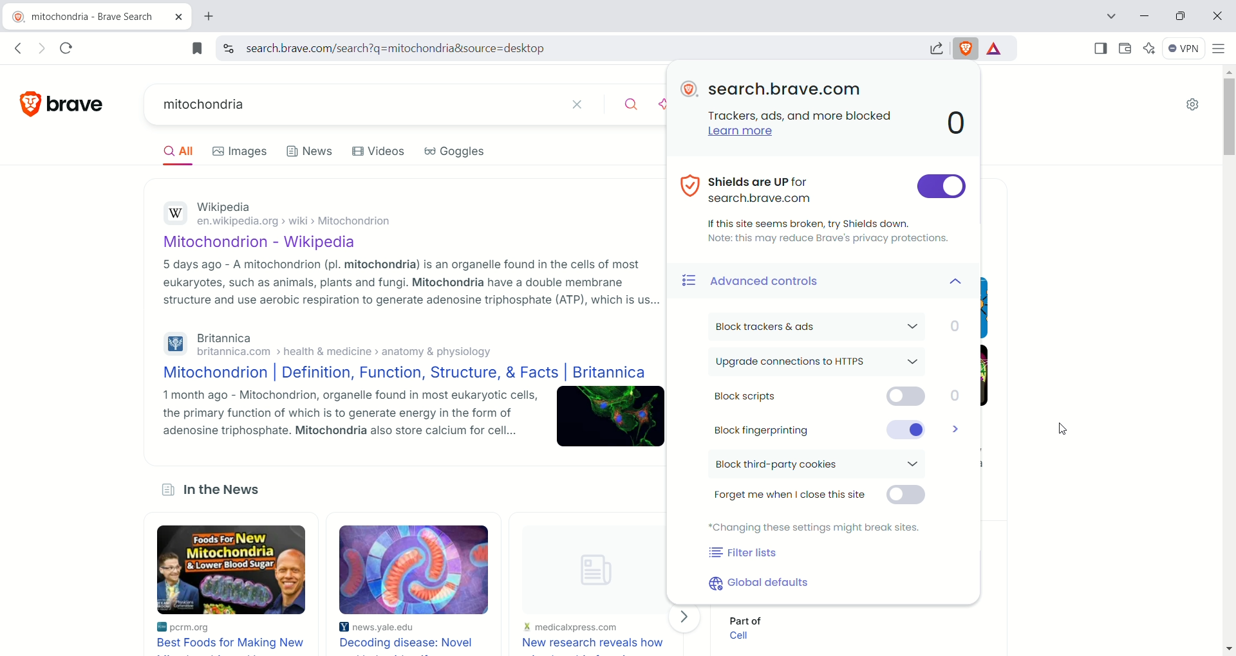  Describe the element at coordinates (240, 151) in the screenshot. I see `Images` at that location.